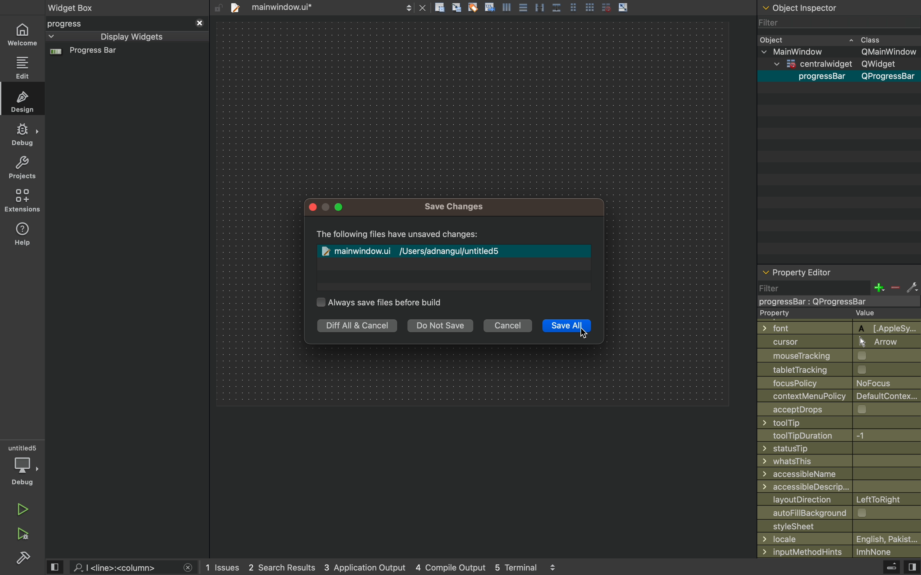  Describe the element at coordinates (51, 568) in the screenshot. I see `` at that location.